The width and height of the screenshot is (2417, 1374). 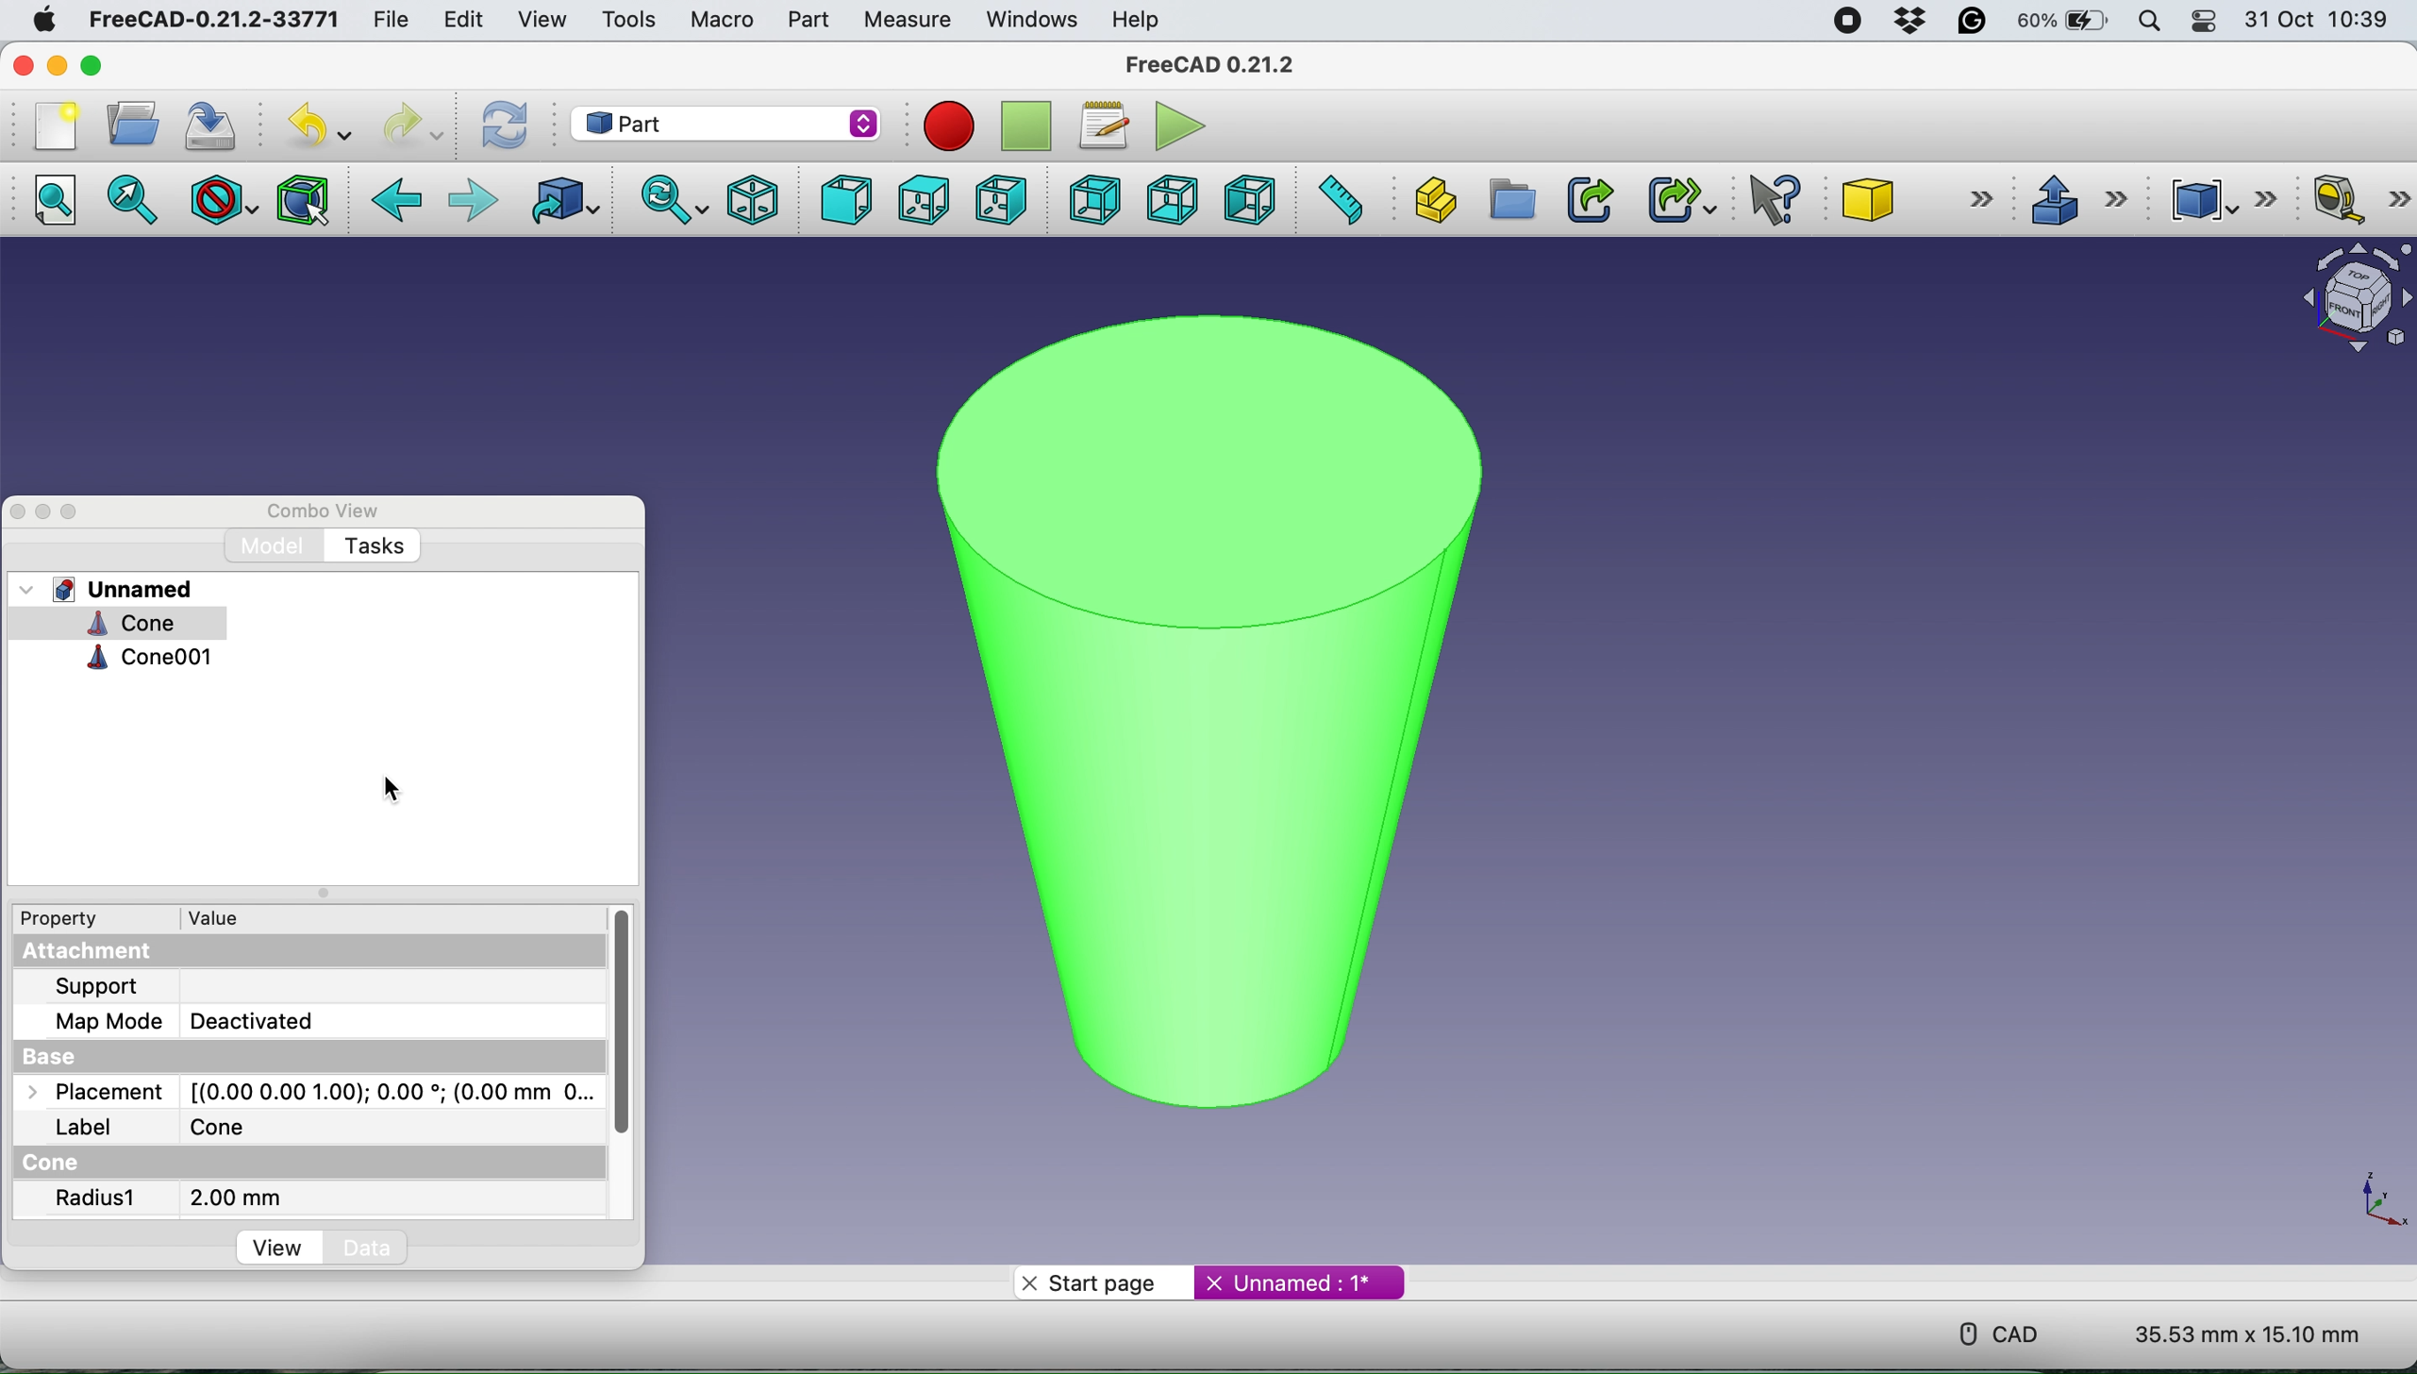 What do you see at coordinates (71, 512) in the screenshot?
I see `maximise` at bounding box center [71, 512].